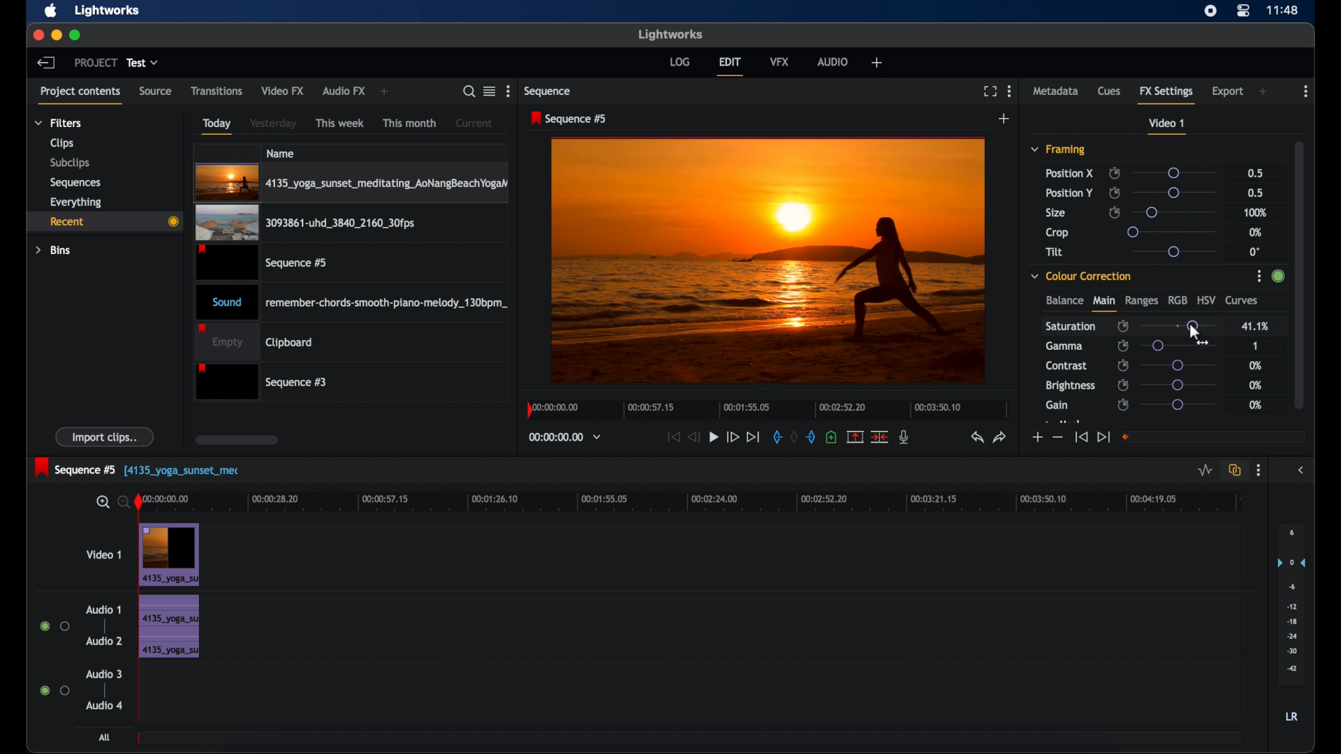 The width and height of the screenshot is (1341, 754). What do you see at coordinates (341, 122) in the screenshot?
I see `this week` at bounding box center [341, 122].